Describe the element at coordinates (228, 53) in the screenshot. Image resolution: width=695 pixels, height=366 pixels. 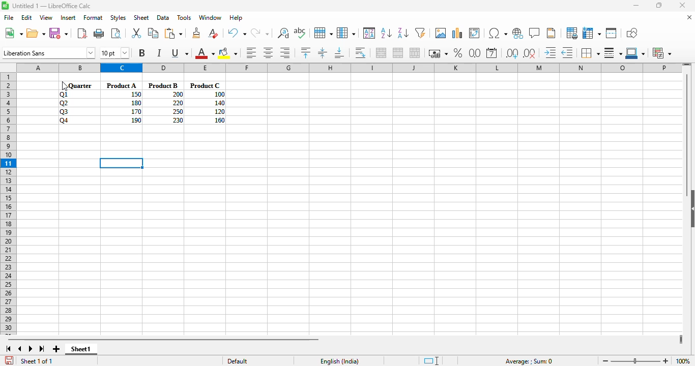
I see `background color` at that location.